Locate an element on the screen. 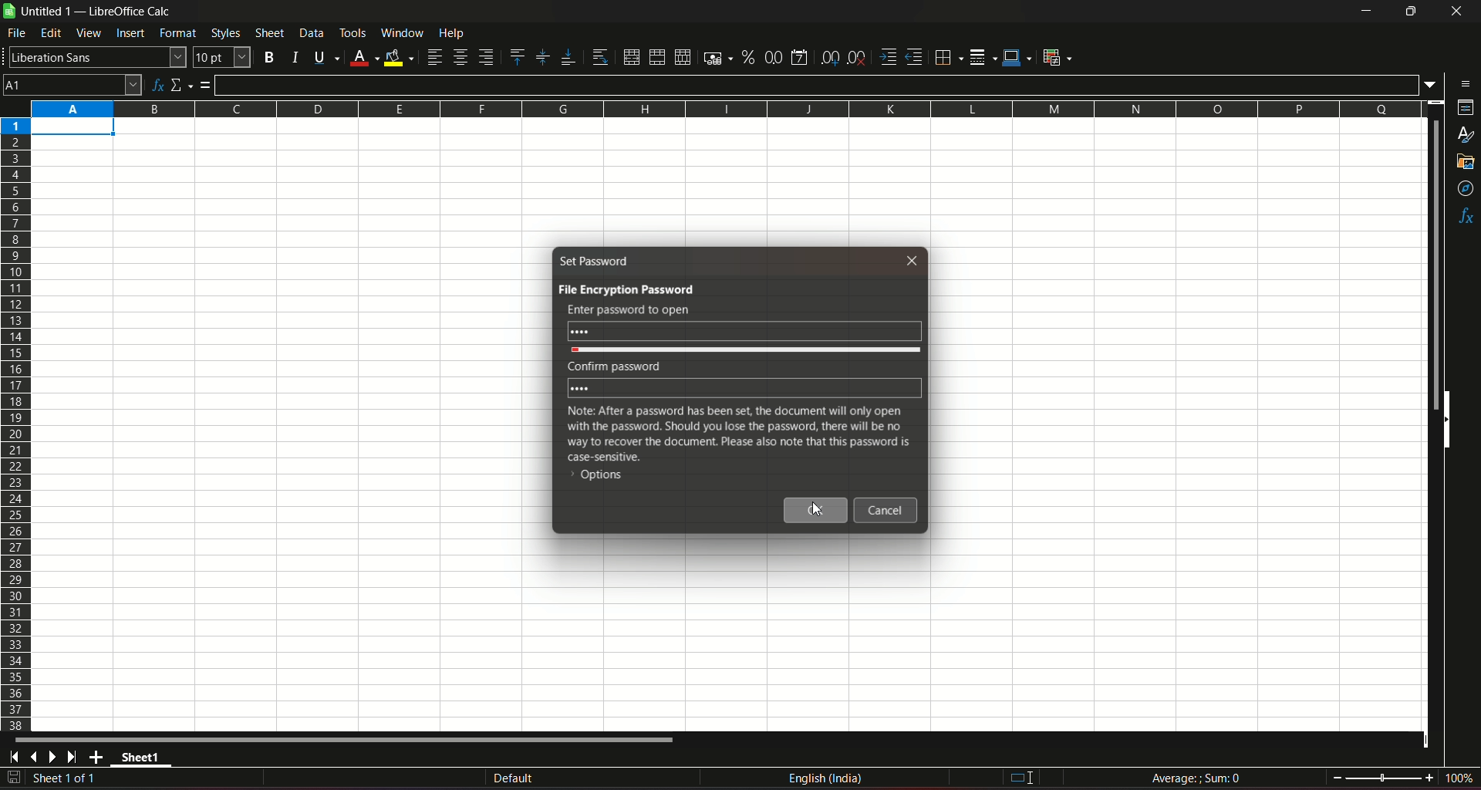 This screenshot has width=1481, height=790. align right is located at coordinates (487, 58).